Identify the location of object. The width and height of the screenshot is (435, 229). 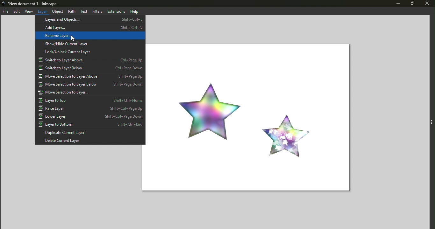
(58, 12).